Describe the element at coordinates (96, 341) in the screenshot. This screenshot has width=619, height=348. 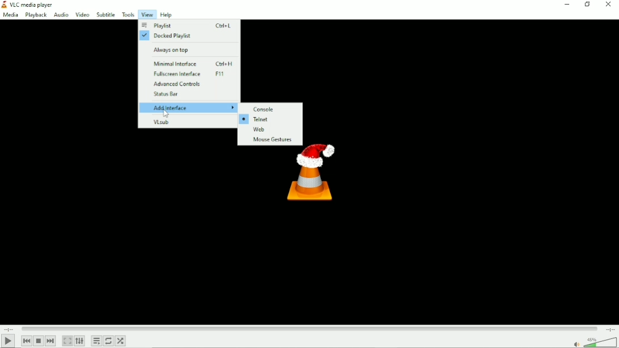
I see `Toggle playlist` at that location.